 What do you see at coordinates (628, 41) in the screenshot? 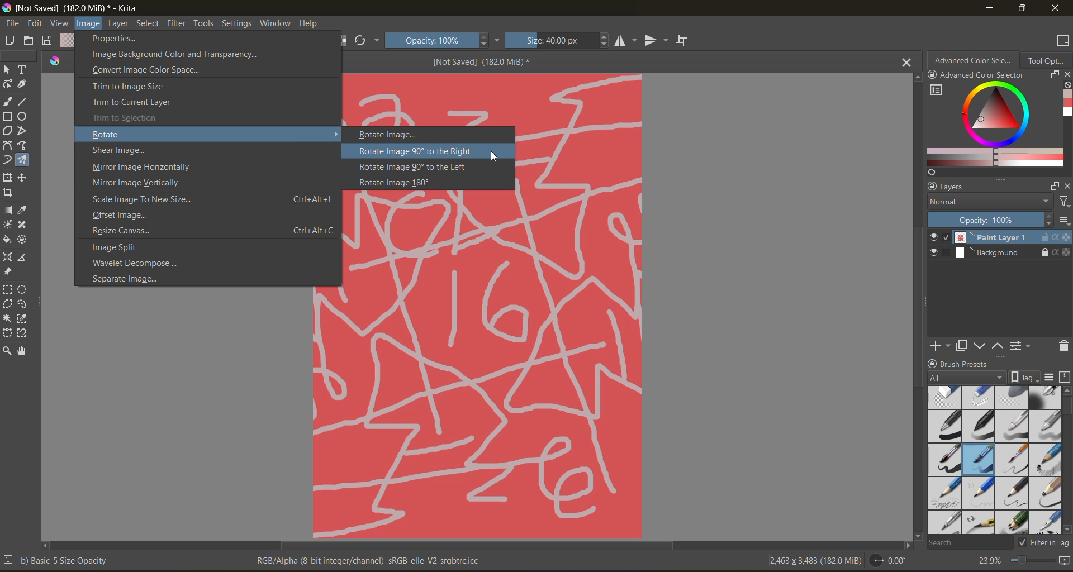
I see `flip horizontally` at bounding box center [628, 41].